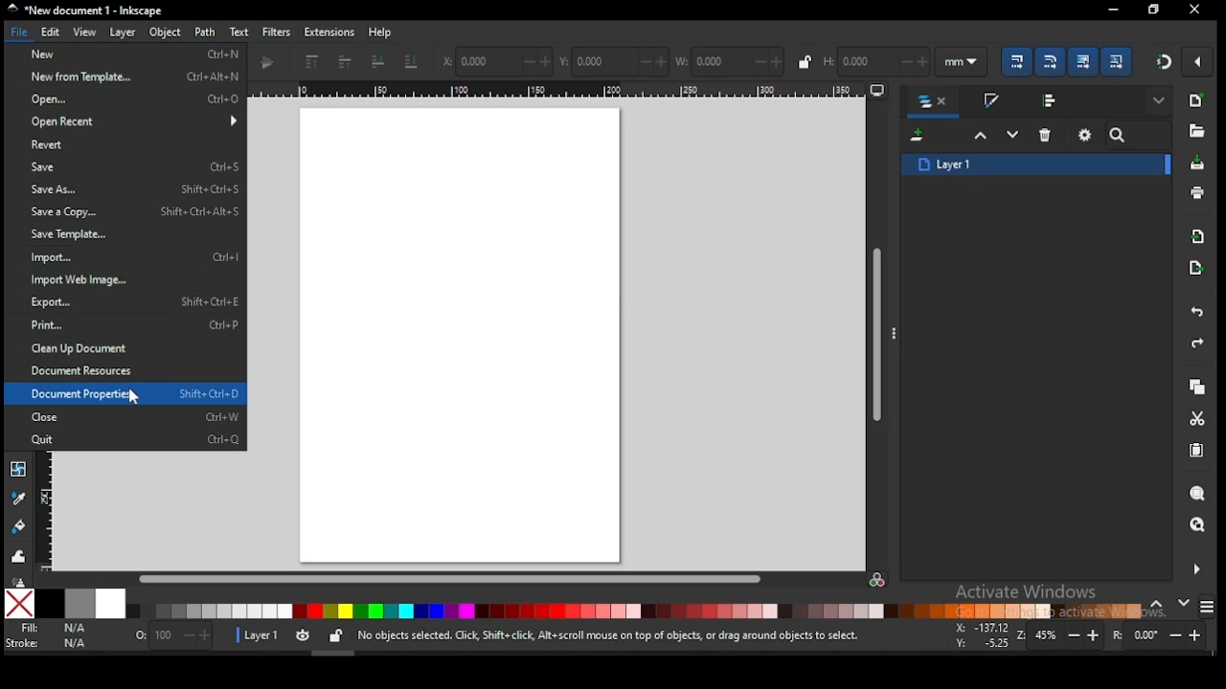 The image size is (1226, 689). What do you see at coordinates (1197, 313) in the screenshot?
I see `undo` at bounding box center [1197, 313].